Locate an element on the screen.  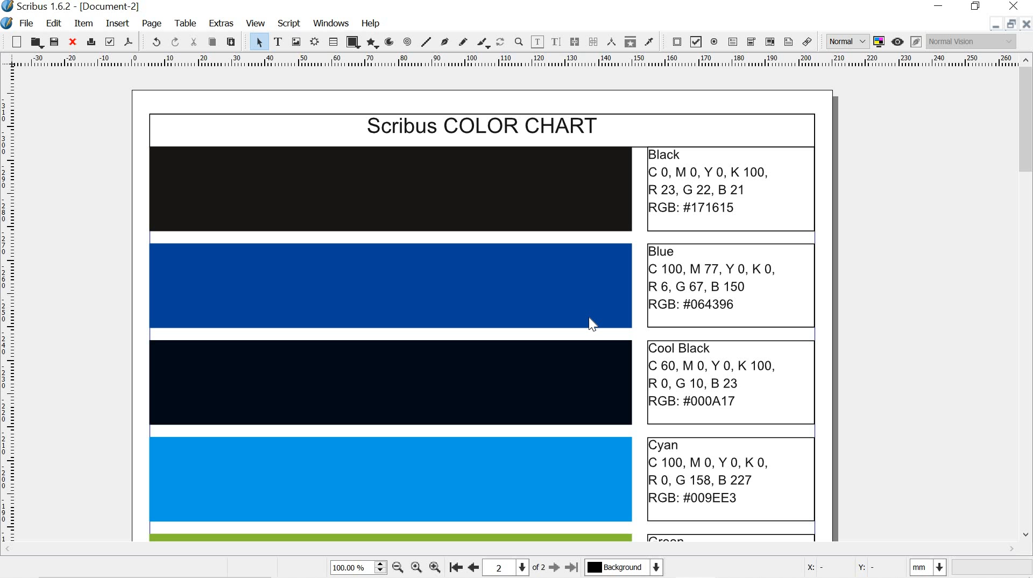
image frame is located at coordinates (296, 41).